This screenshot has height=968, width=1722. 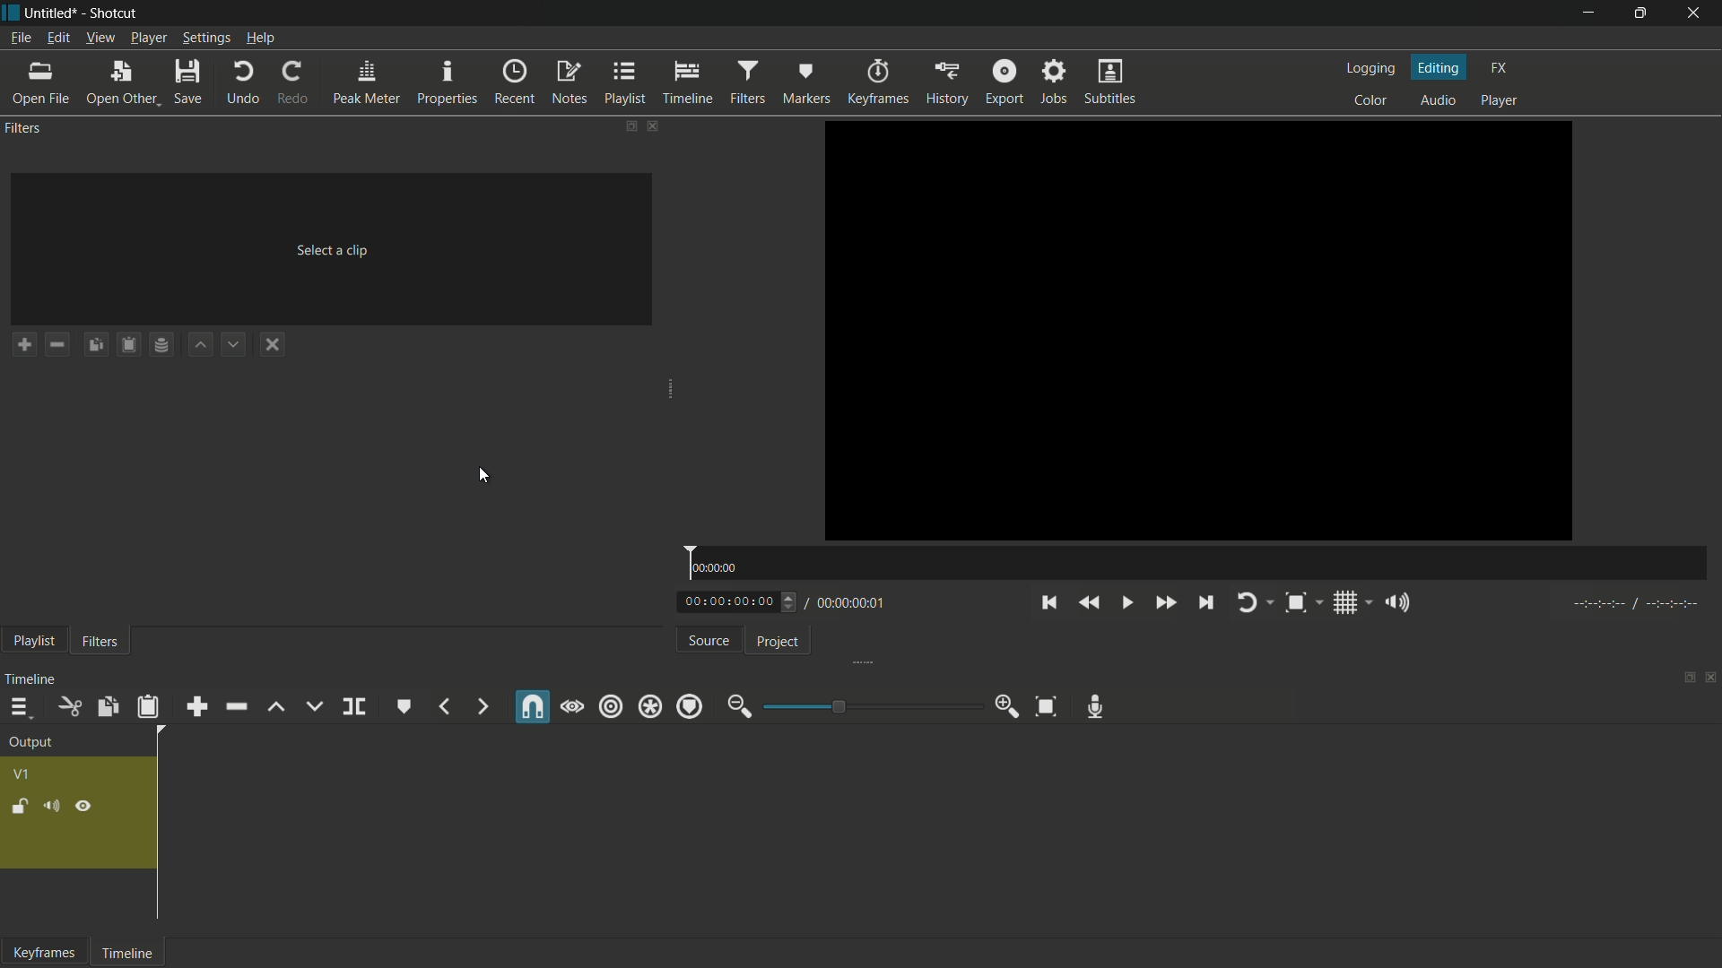 I want to click on Link, so click(x=529, y=704).